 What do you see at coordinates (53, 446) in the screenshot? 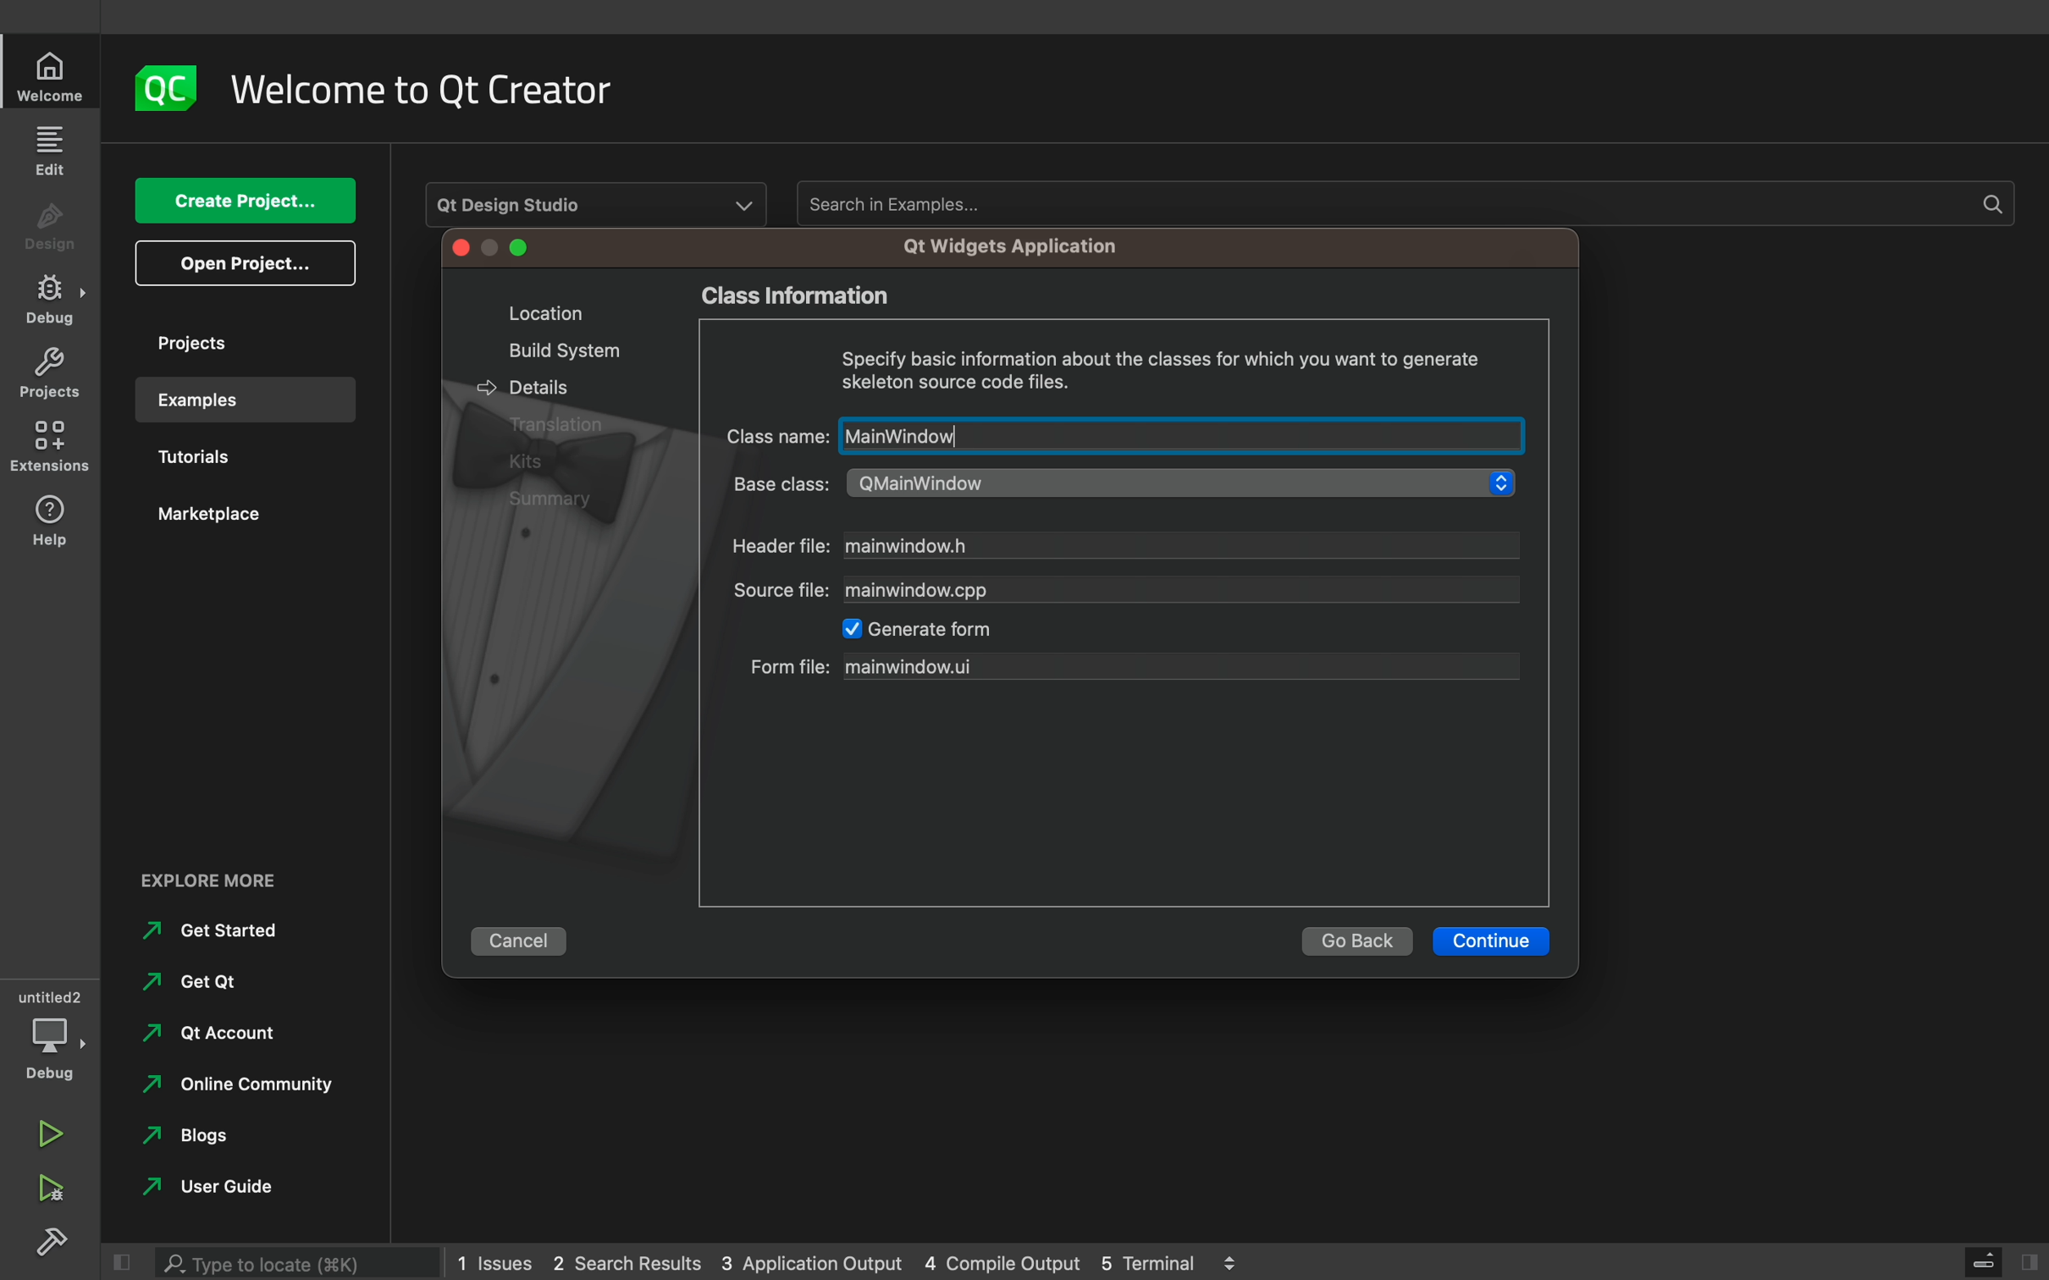
I see `extensions` at bounding box center [53, 446].